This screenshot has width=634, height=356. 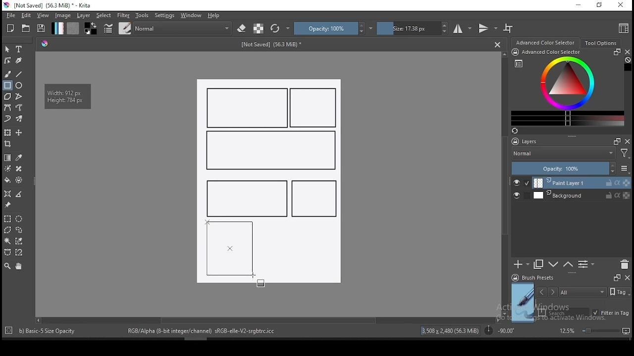 What do you see at coordinates (7, 60) in the screenshot?
I see `edit shapes tool` at bounding box center [7, 60].